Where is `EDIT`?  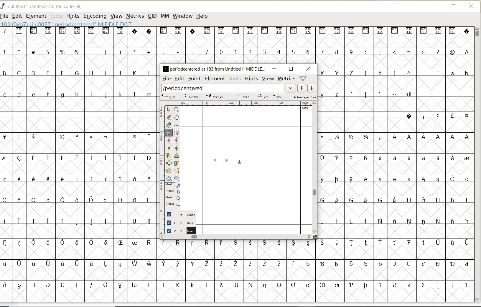
EDIT is located at coordinates (17, 16).